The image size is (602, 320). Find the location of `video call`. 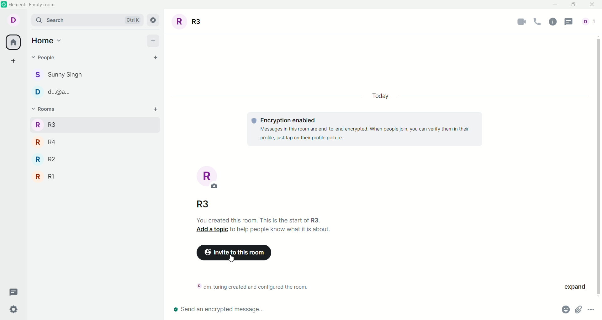

video call is located at coordinates (518, 23).